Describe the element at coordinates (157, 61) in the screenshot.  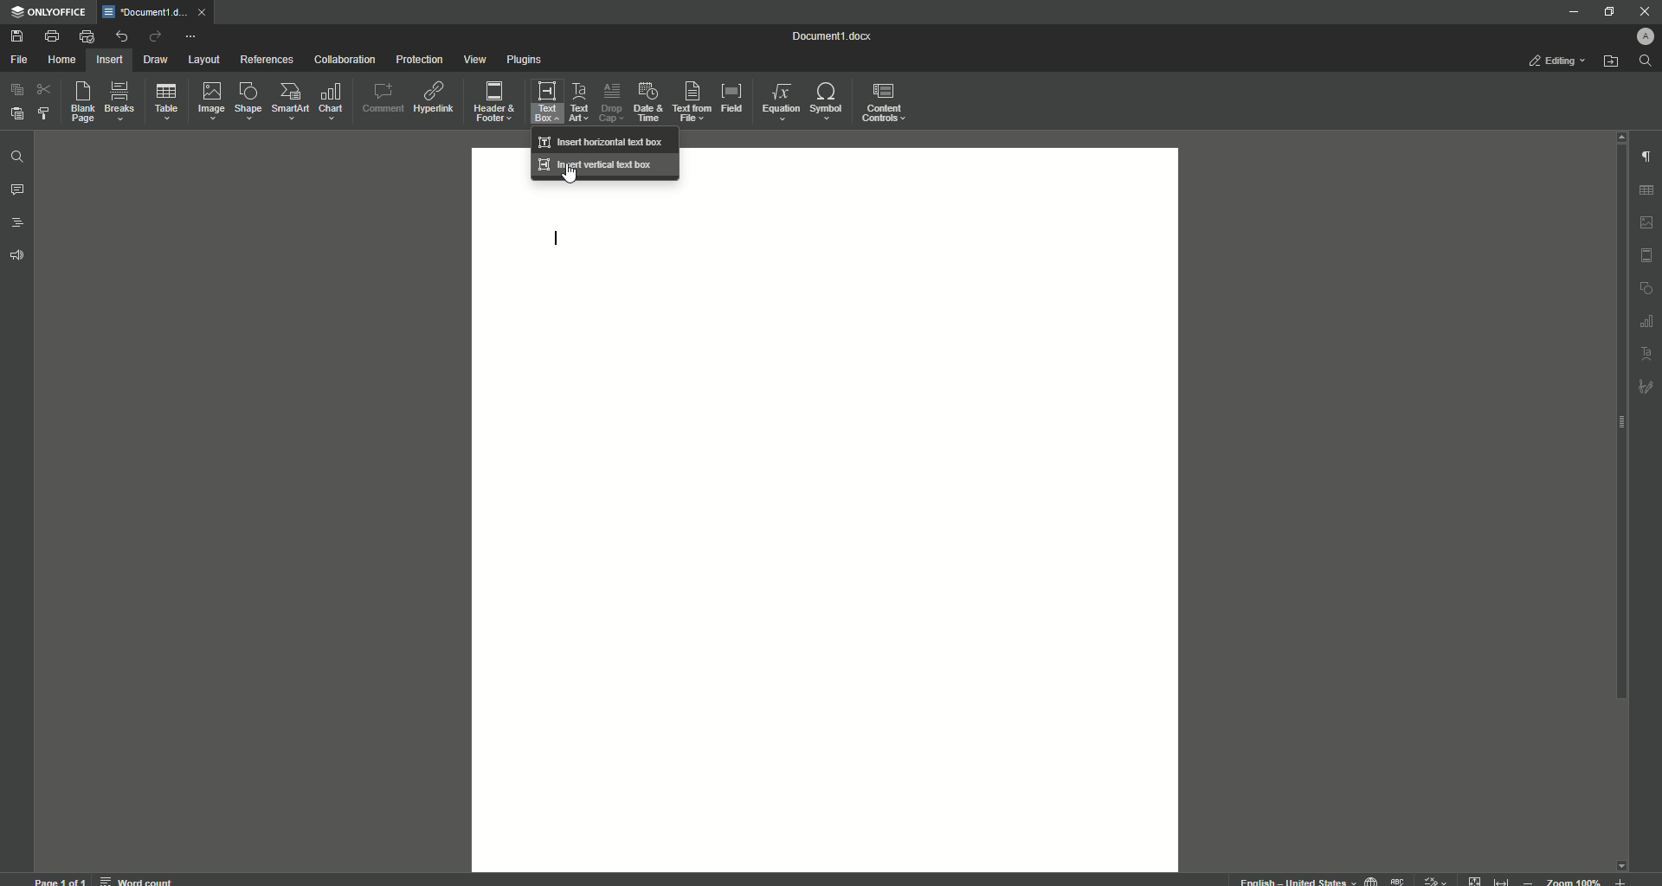
I see `Draw` at that location.